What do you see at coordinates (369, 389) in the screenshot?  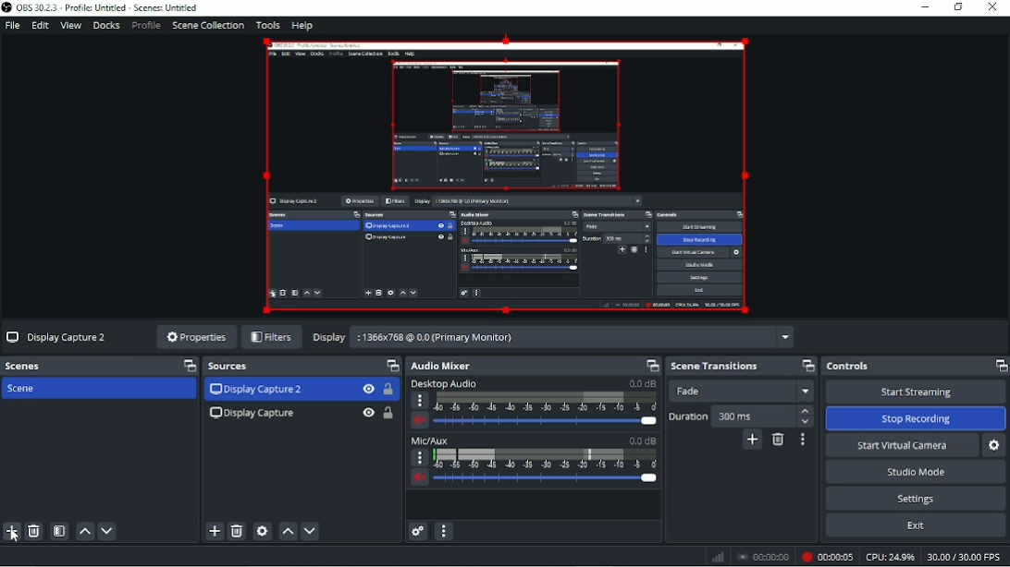 I see `Hide` at bounding box center [369, 389].